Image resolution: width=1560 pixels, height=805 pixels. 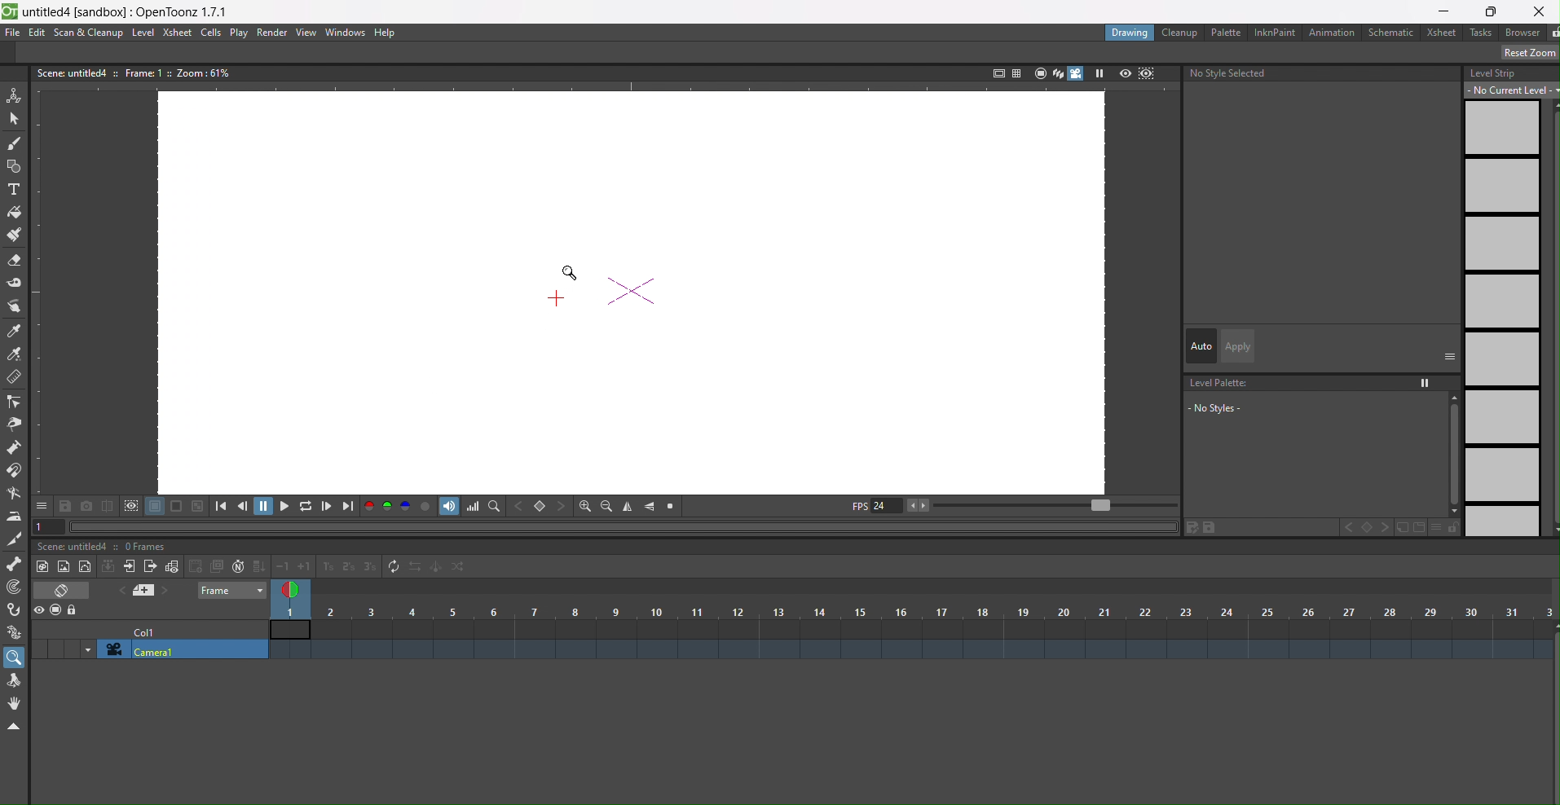 I want to click on camera, so click(x=174, y=650).